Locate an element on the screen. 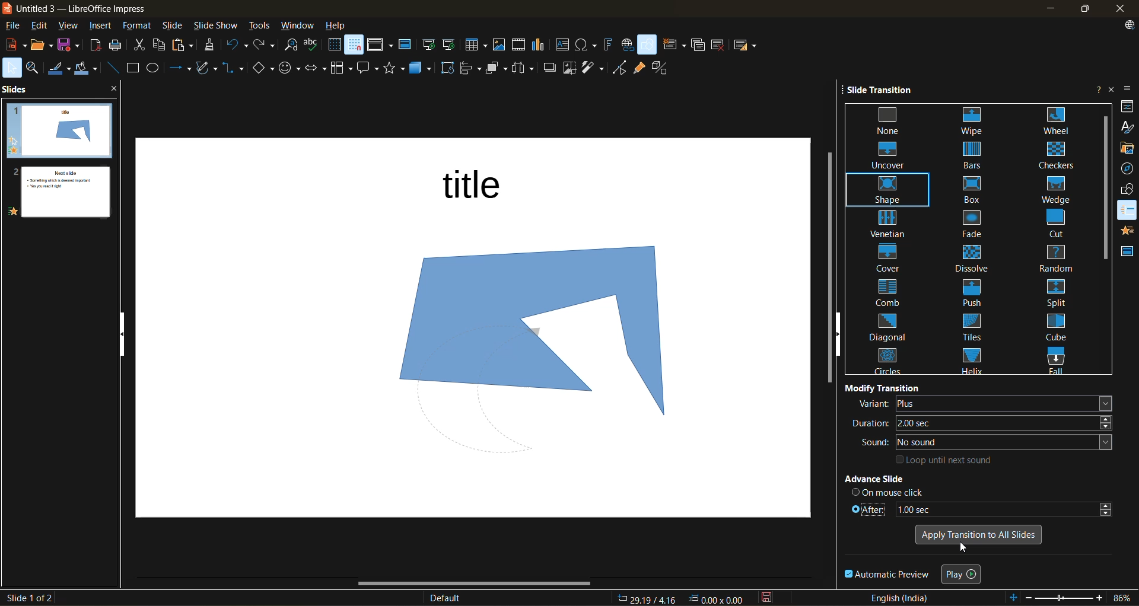 This screenshot has height=606, width=1139. insert chart is located at coordinates (543, 46).